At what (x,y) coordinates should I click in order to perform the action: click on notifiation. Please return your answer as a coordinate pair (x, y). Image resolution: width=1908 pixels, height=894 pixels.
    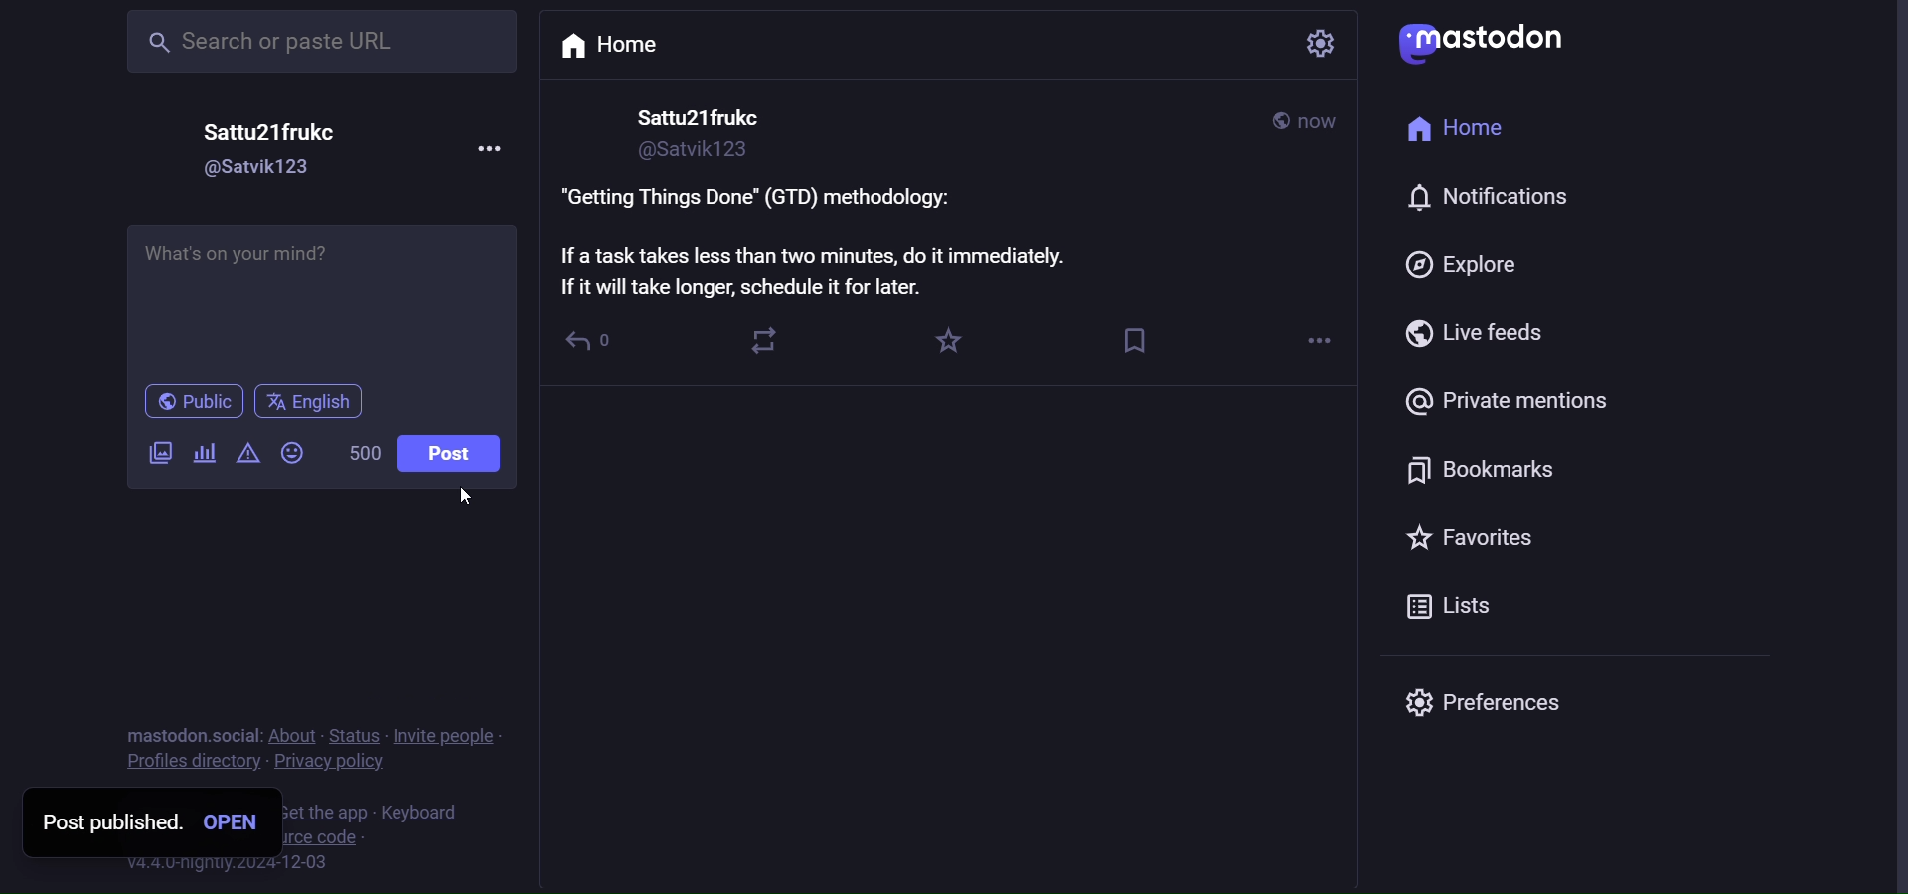
    Looking at the image, I should click on (1491, 198).